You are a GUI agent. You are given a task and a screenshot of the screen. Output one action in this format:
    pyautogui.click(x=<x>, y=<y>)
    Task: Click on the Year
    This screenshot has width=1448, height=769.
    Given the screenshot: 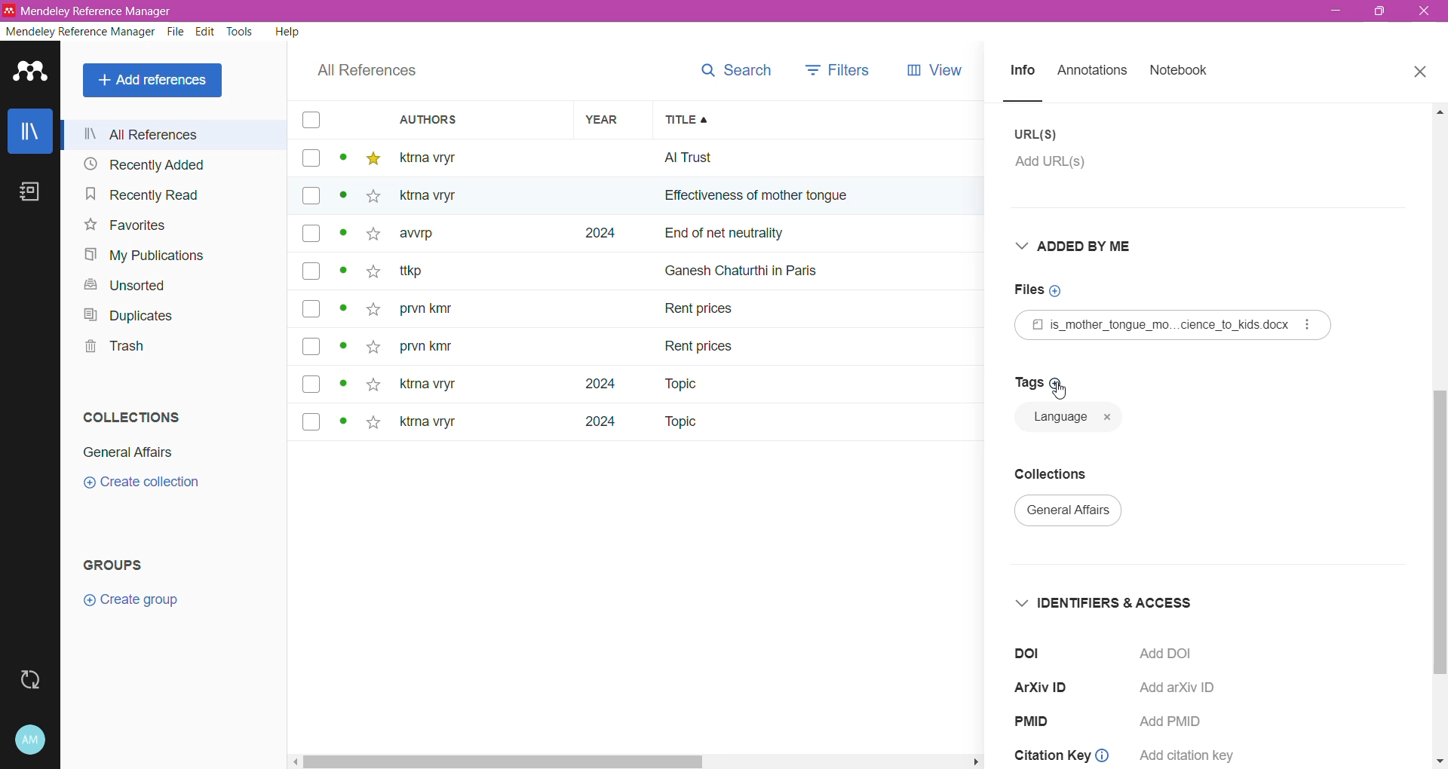 What is the action you would take?
    pyautogui.click(x=606, y=119)
    